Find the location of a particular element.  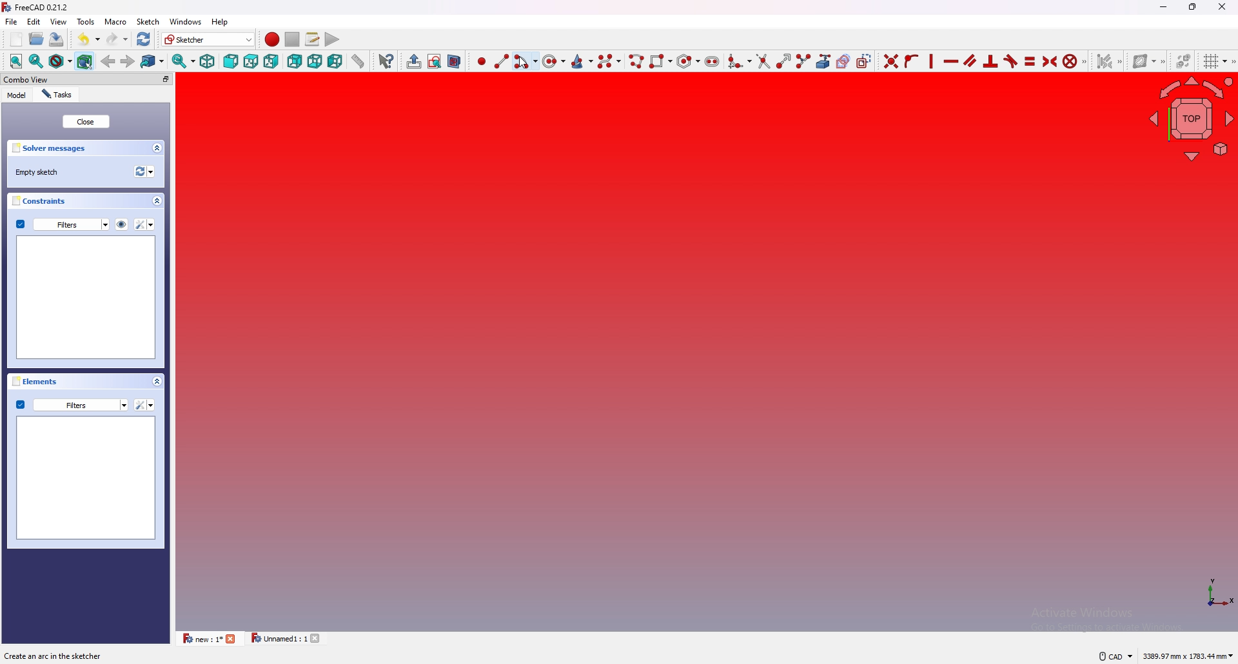

create fillet is located at coordinates (740, 61).